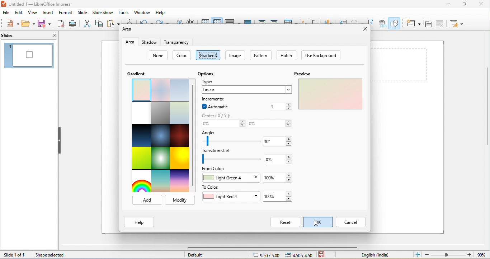 This screenshot has width=490, height=259. I want to click on select transition start, so click(275, 159).